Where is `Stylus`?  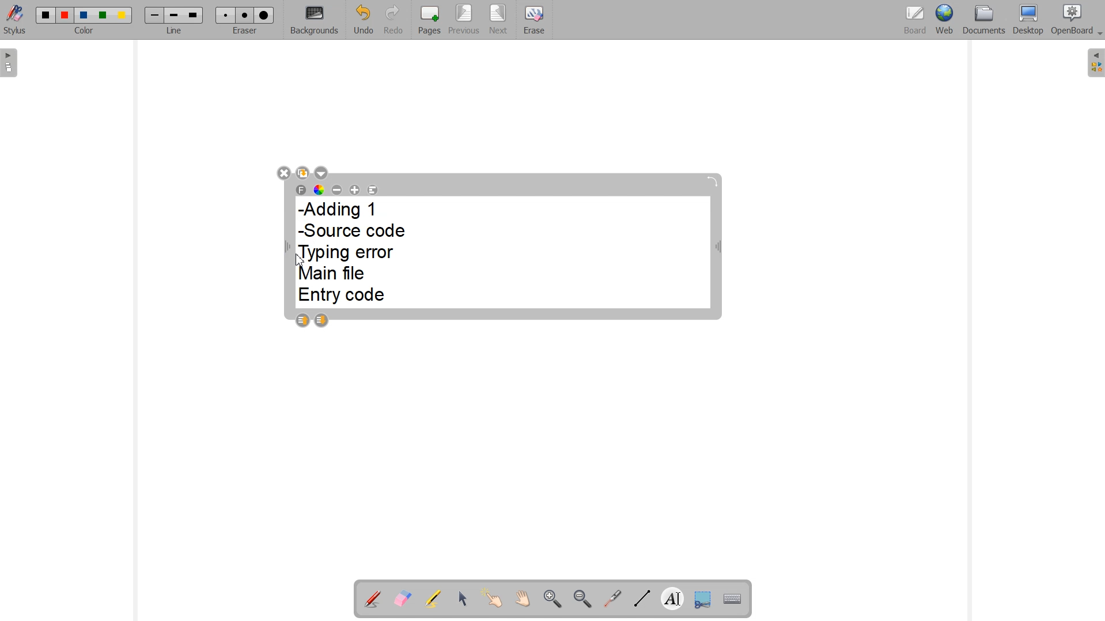 Stylus is located at coordinates (15, 22).